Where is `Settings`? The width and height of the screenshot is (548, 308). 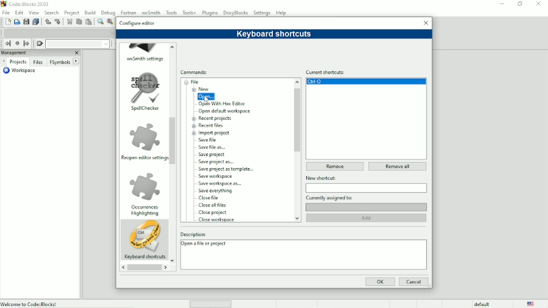 Settings is located at coordinates (262, 13).